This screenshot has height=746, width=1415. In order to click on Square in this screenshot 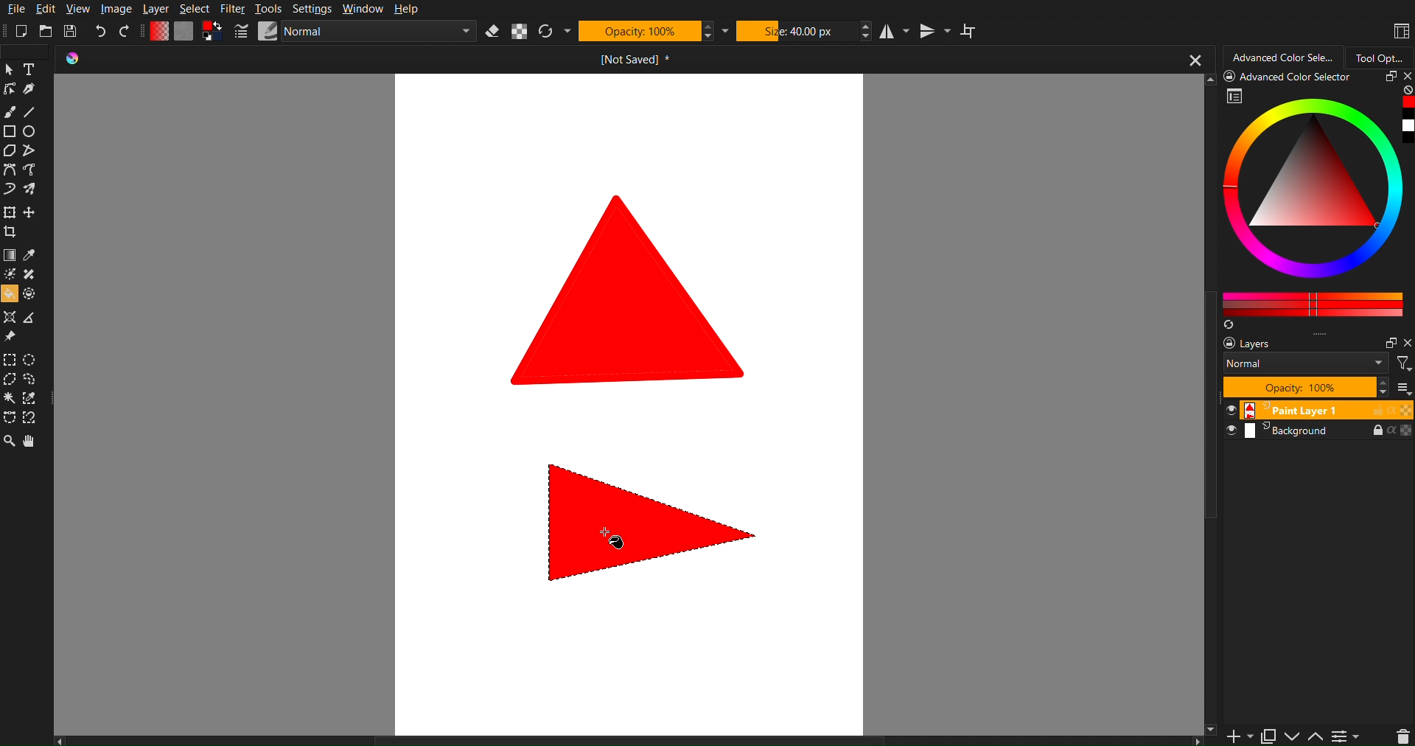, I will do `click(9, 213)`.